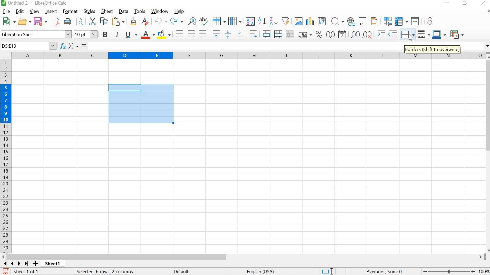 The height and width of the screenshot is (275, 490). I want to click on zoom out or zoom in, so click(448, 272).